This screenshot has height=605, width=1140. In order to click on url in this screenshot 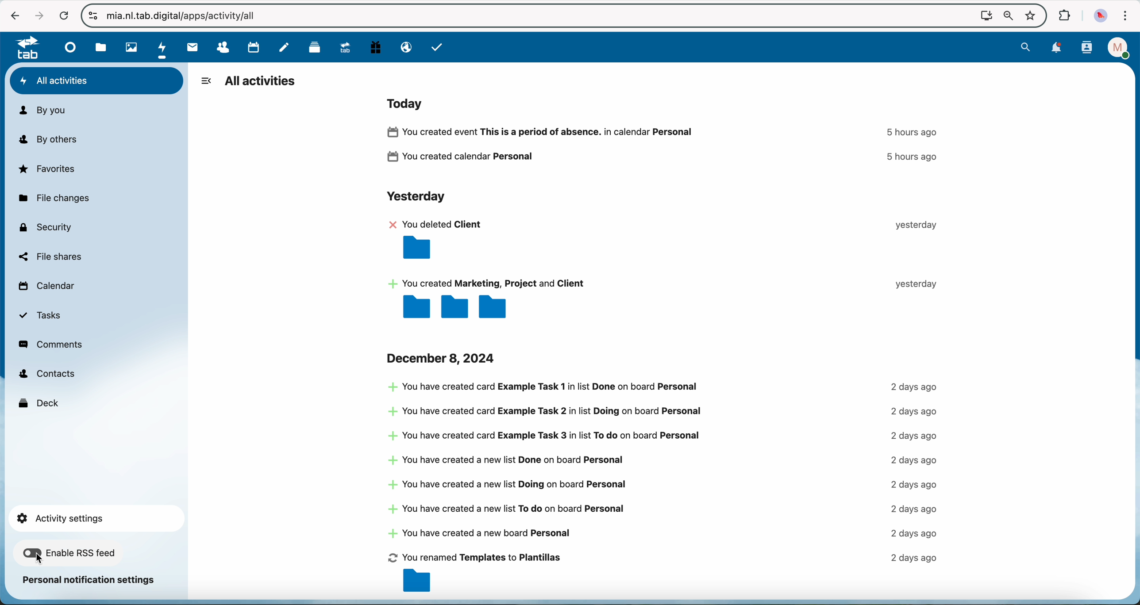, I will do `click(187, 17)`.